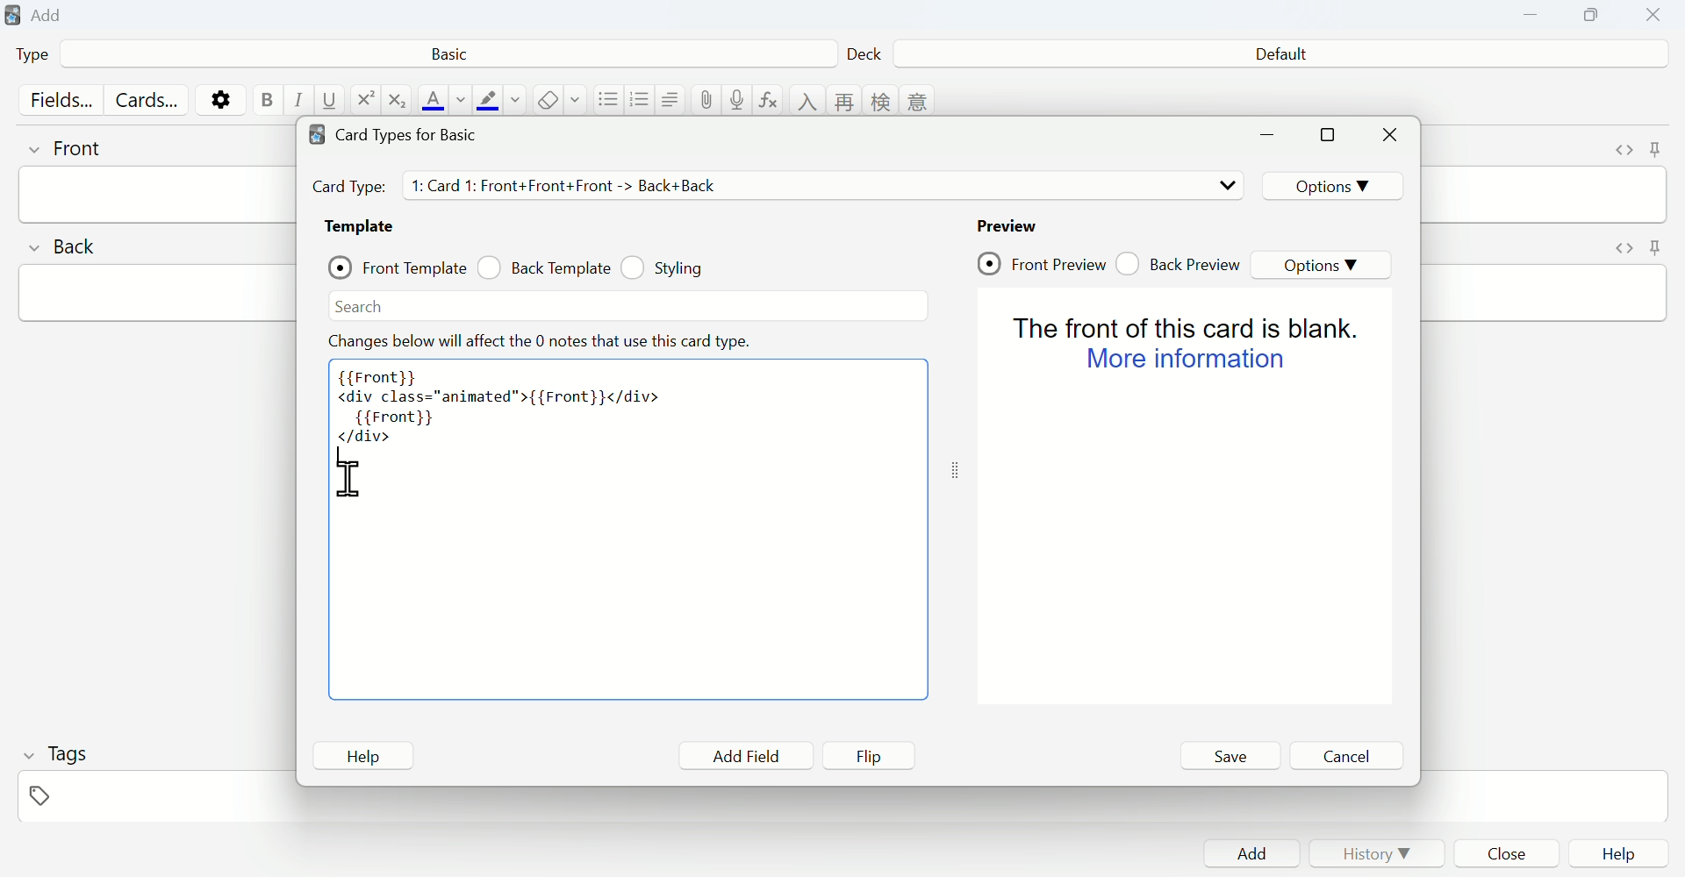  I want to click on Help, so click(365, 756).